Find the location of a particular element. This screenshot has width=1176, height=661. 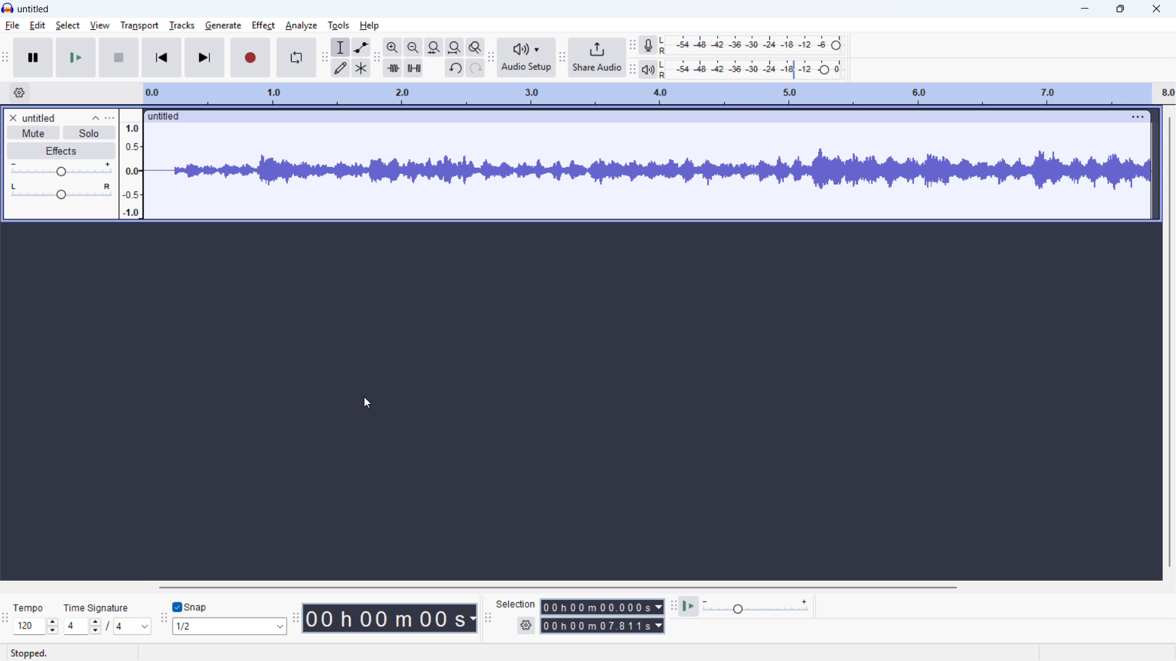

selection settings is located at coordinates (526, 627).